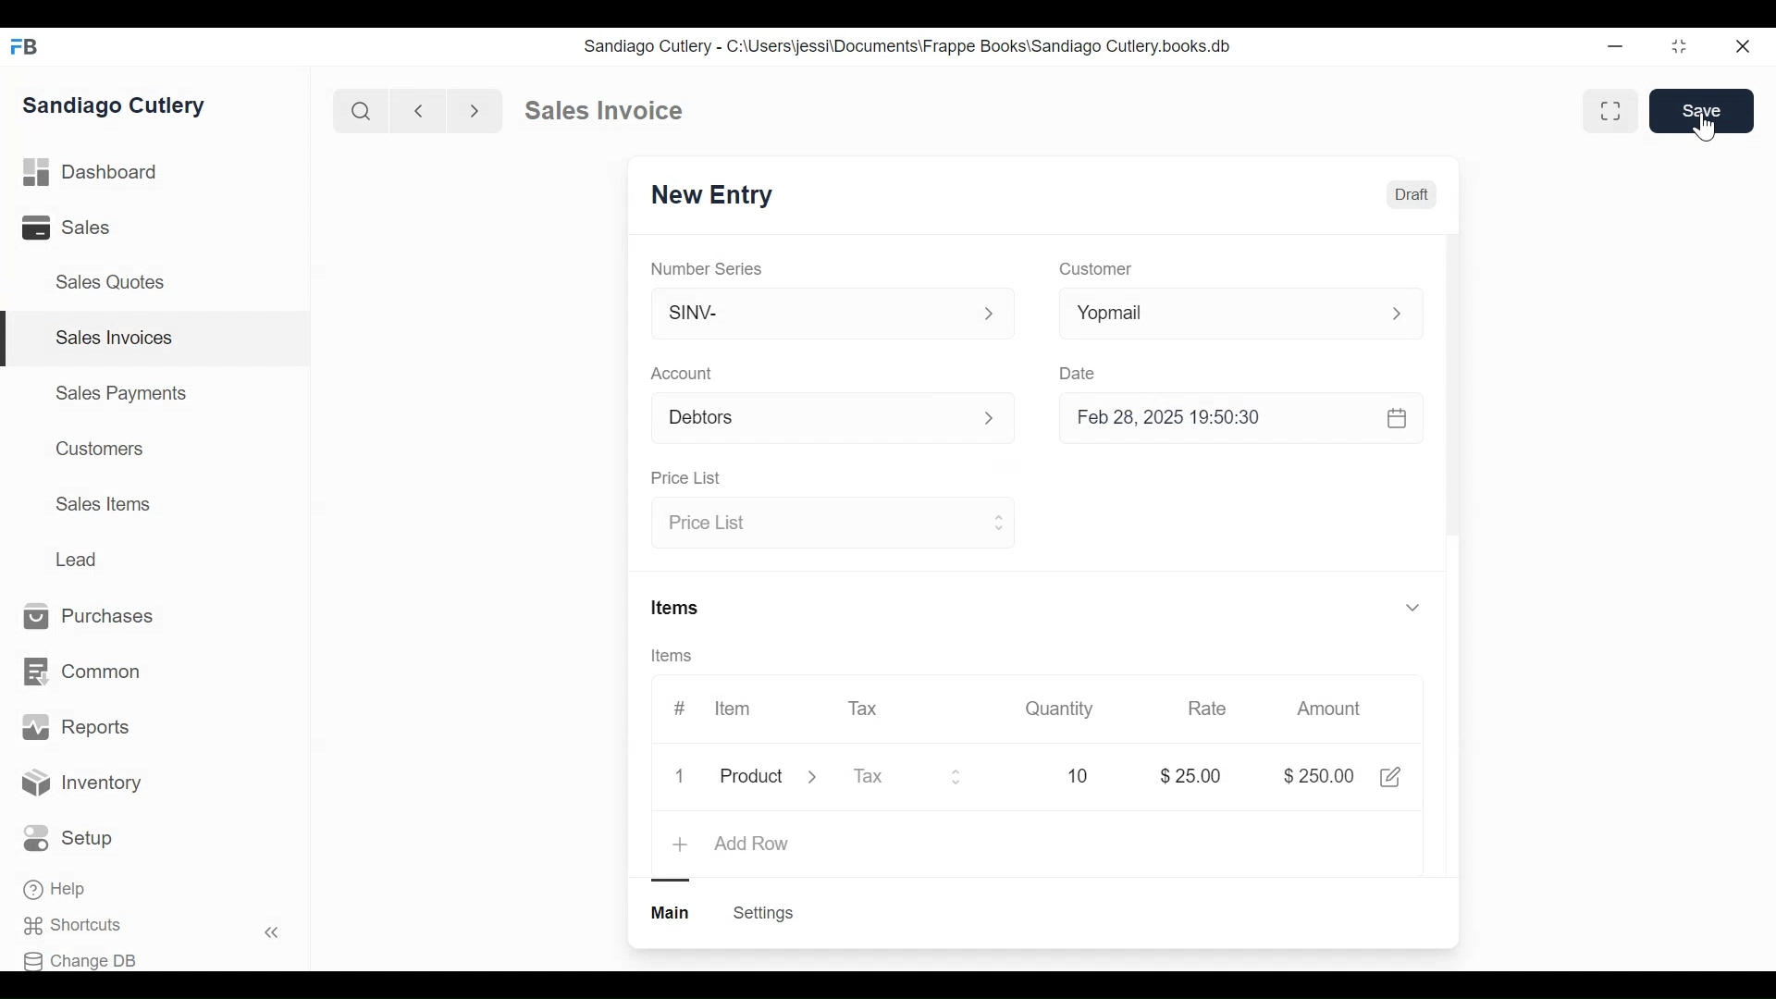  What do you see at coordinates (1061, 709) in the screenshot?
I see `Quantity` at bounding box center [1061, 709].